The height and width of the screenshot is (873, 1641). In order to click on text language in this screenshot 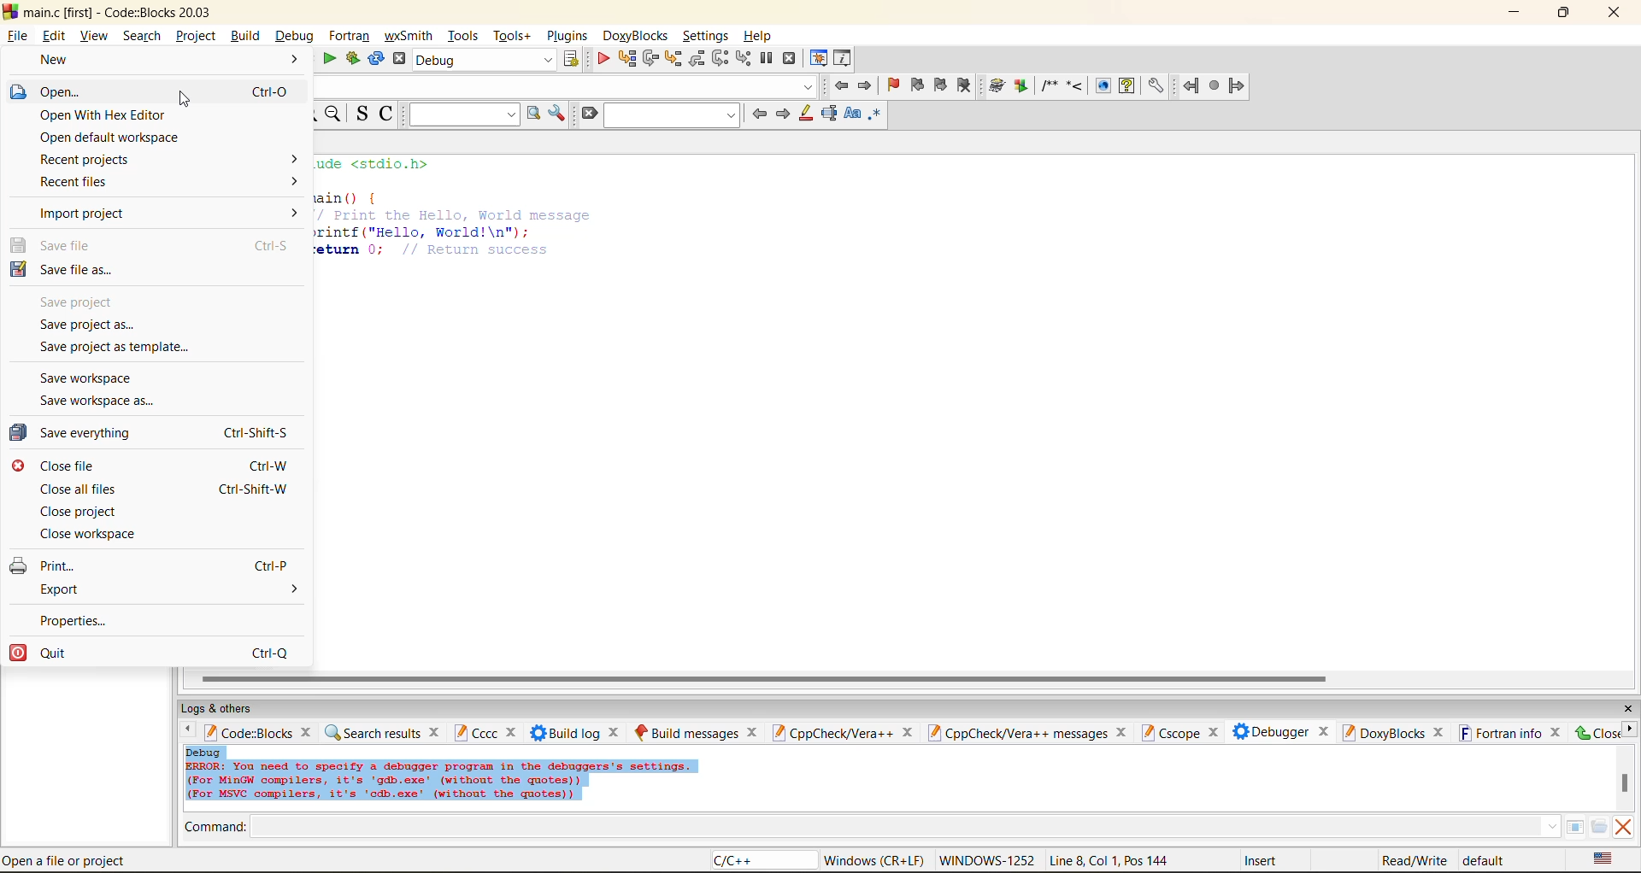, I will do `click(1604, 858)`.